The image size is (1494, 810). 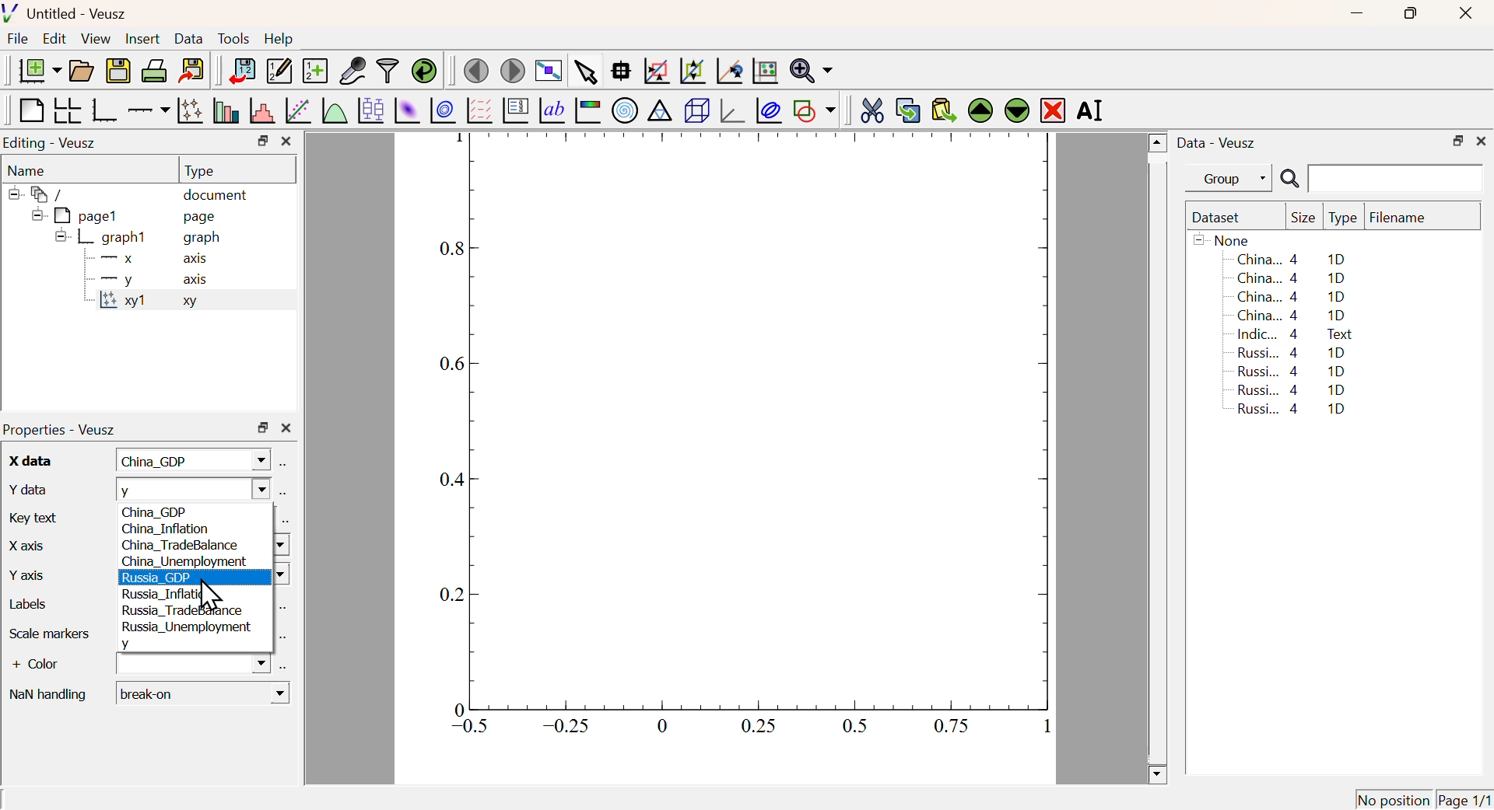 What do you see at coordinates (48, 665) in the screenshot?
I see `+ Color` at bounding box center [48, 665].